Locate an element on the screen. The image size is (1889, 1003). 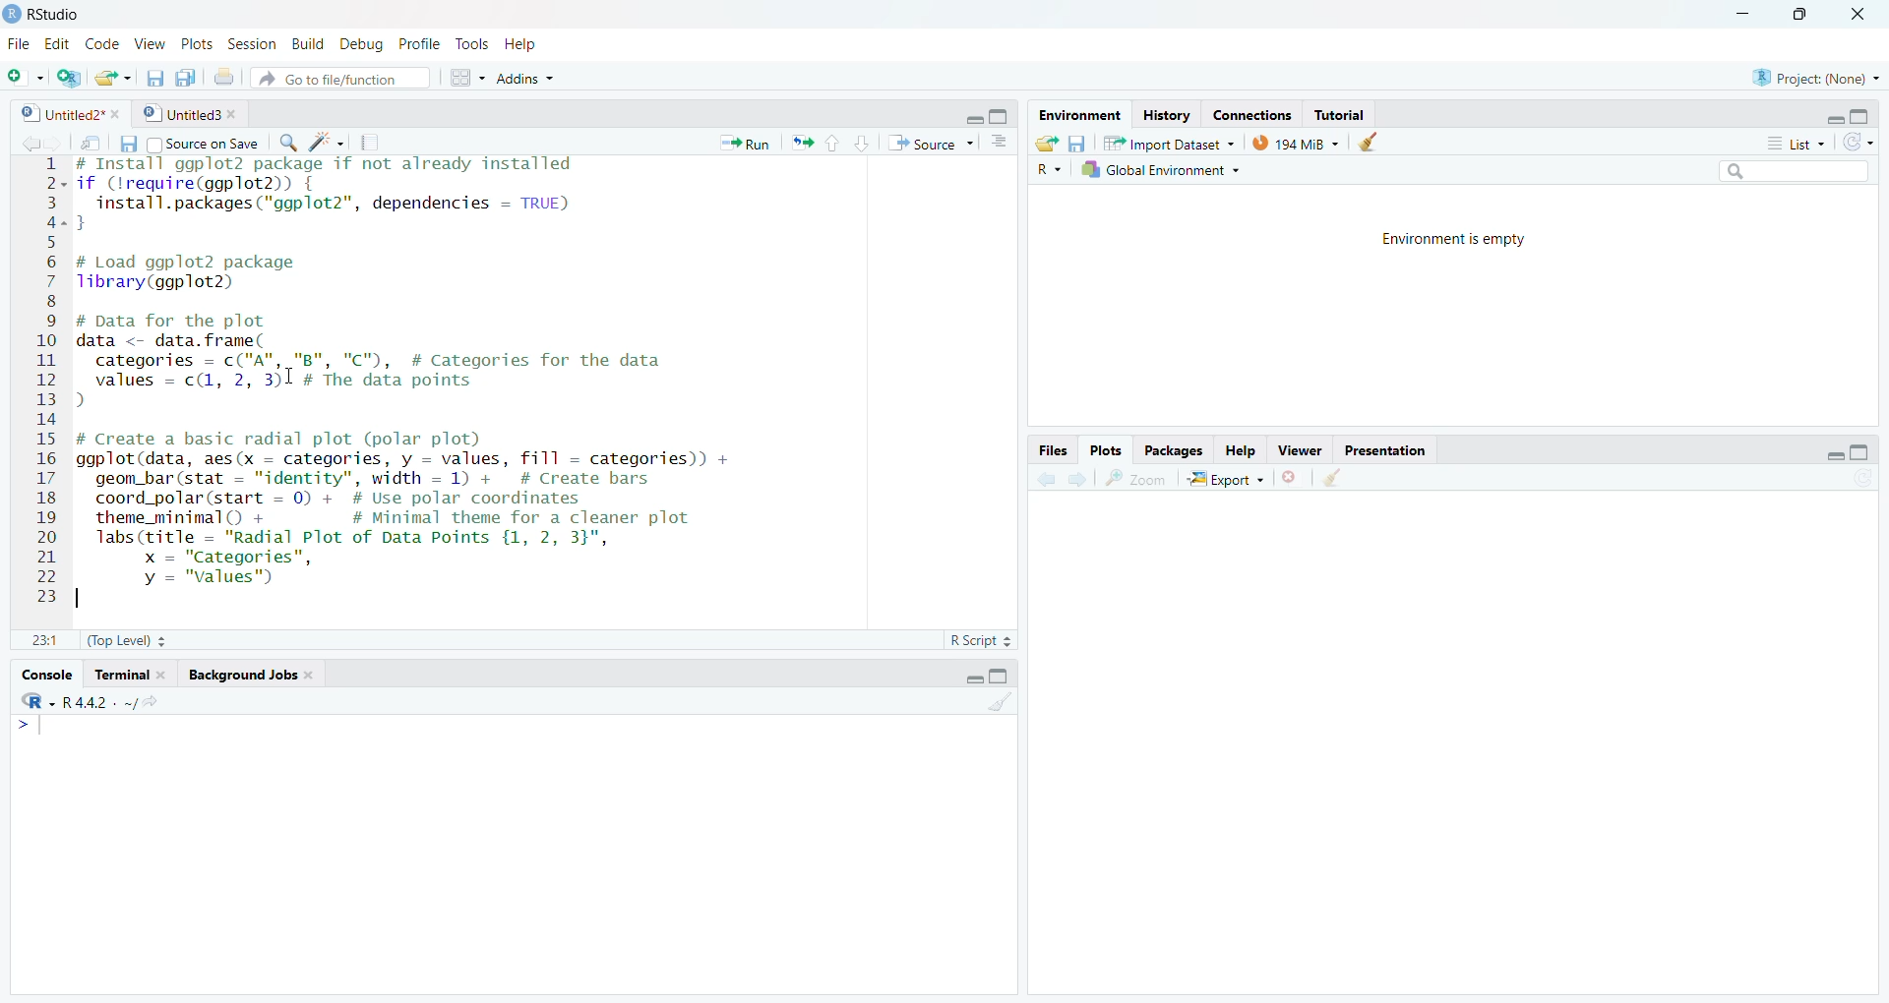
History is located at coordinates (1168, 114).